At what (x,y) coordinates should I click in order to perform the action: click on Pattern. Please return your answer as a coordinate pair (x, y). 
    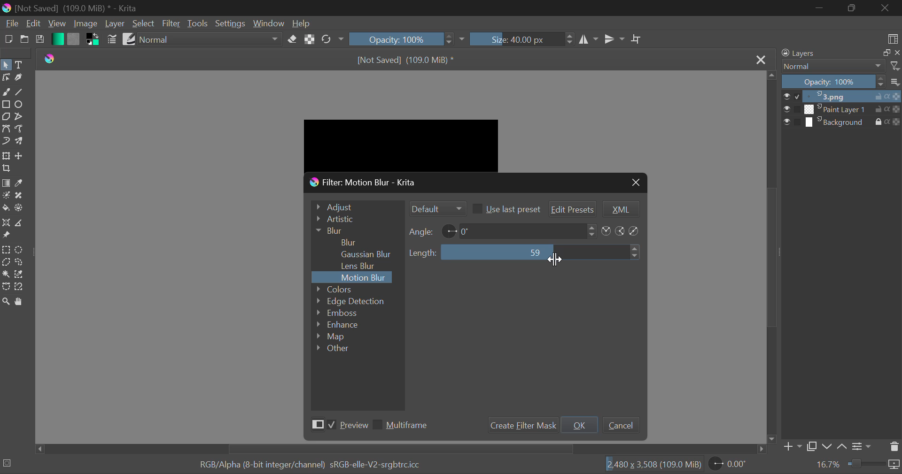
    Looking at the image, I should click on (73, 39).